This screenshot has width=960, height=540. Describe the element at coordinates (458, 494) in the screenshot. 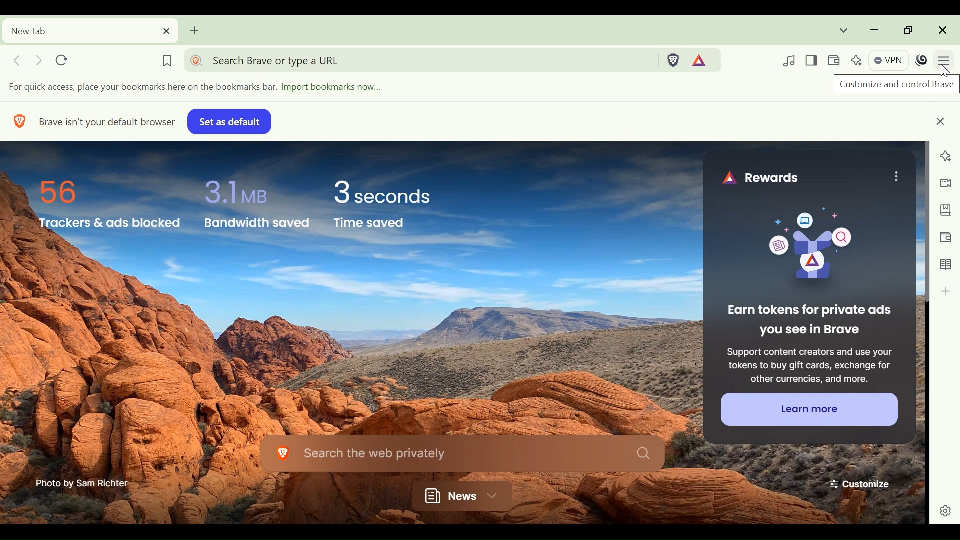

I see `News` at that location.